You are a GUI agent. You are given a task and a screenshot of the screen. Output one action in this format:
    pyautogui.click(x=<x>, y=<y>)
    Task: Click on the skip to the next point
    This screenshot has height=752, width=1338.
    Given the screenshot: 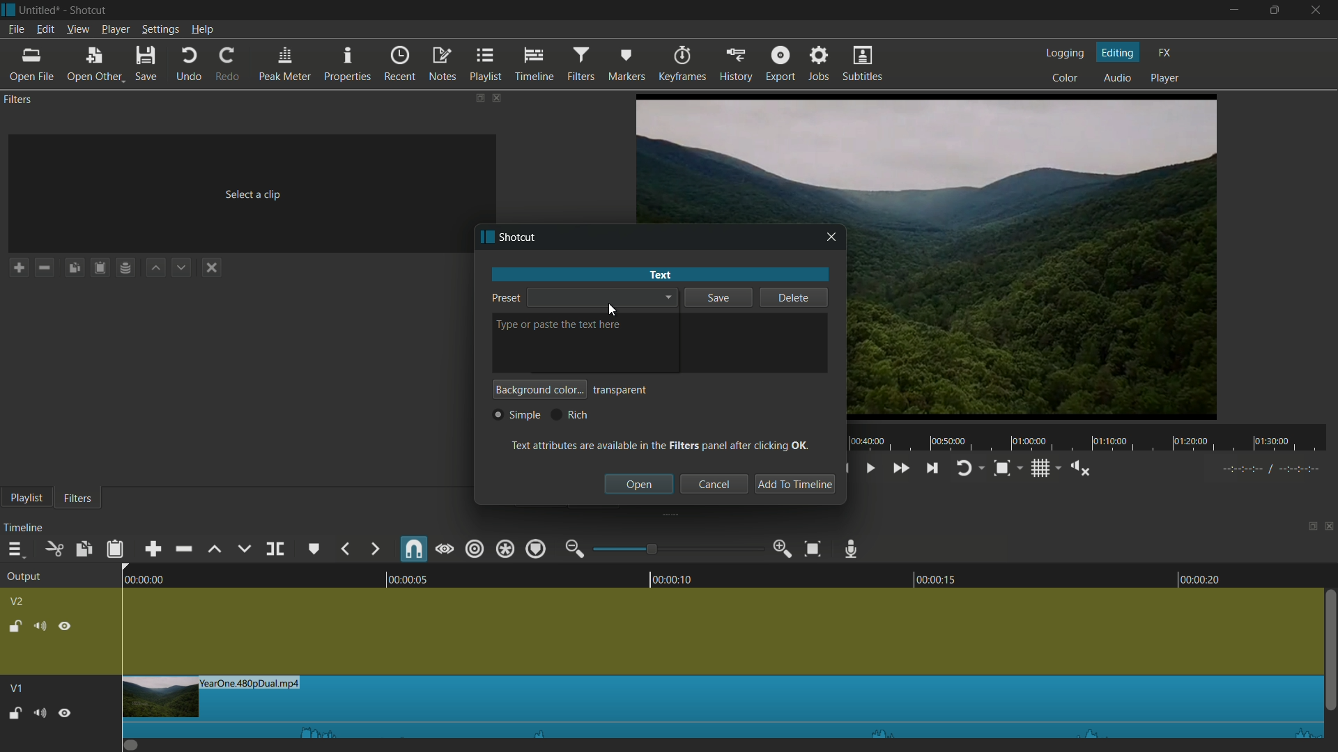 What is the action you would take?
    pyautogui.click(x=933, y=469)
    